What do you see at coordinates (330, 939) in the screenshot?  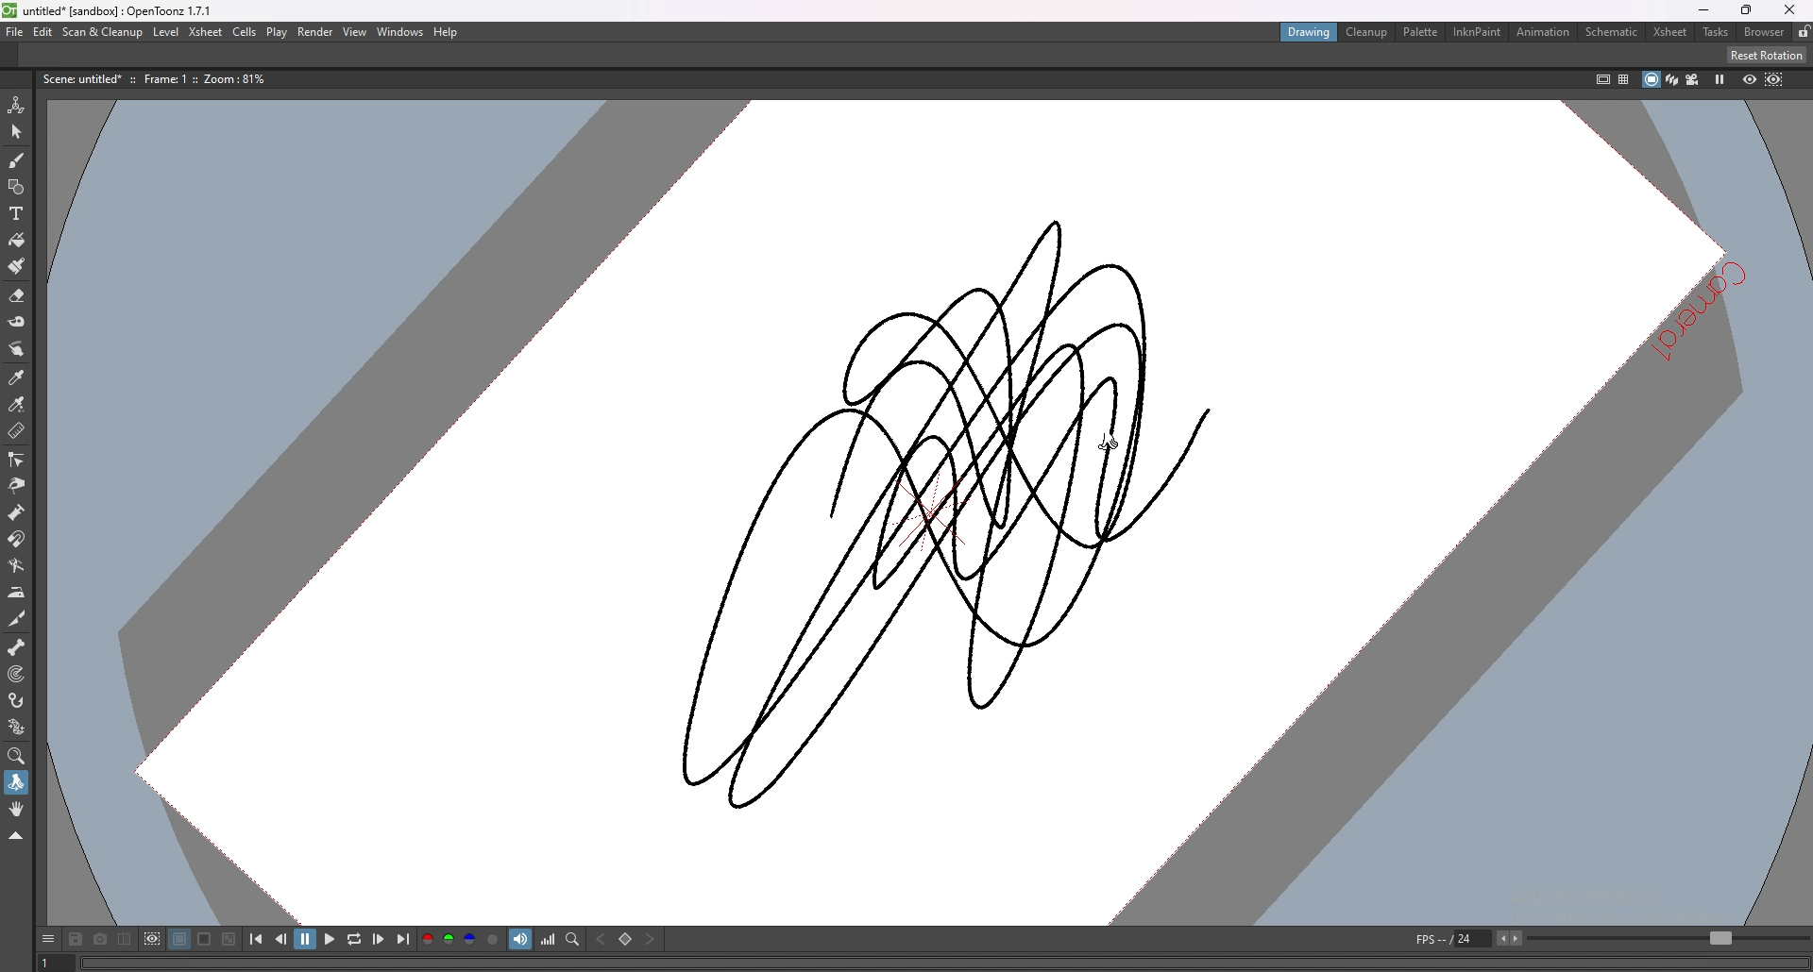 I see `play` at bounding box center [330, 939].